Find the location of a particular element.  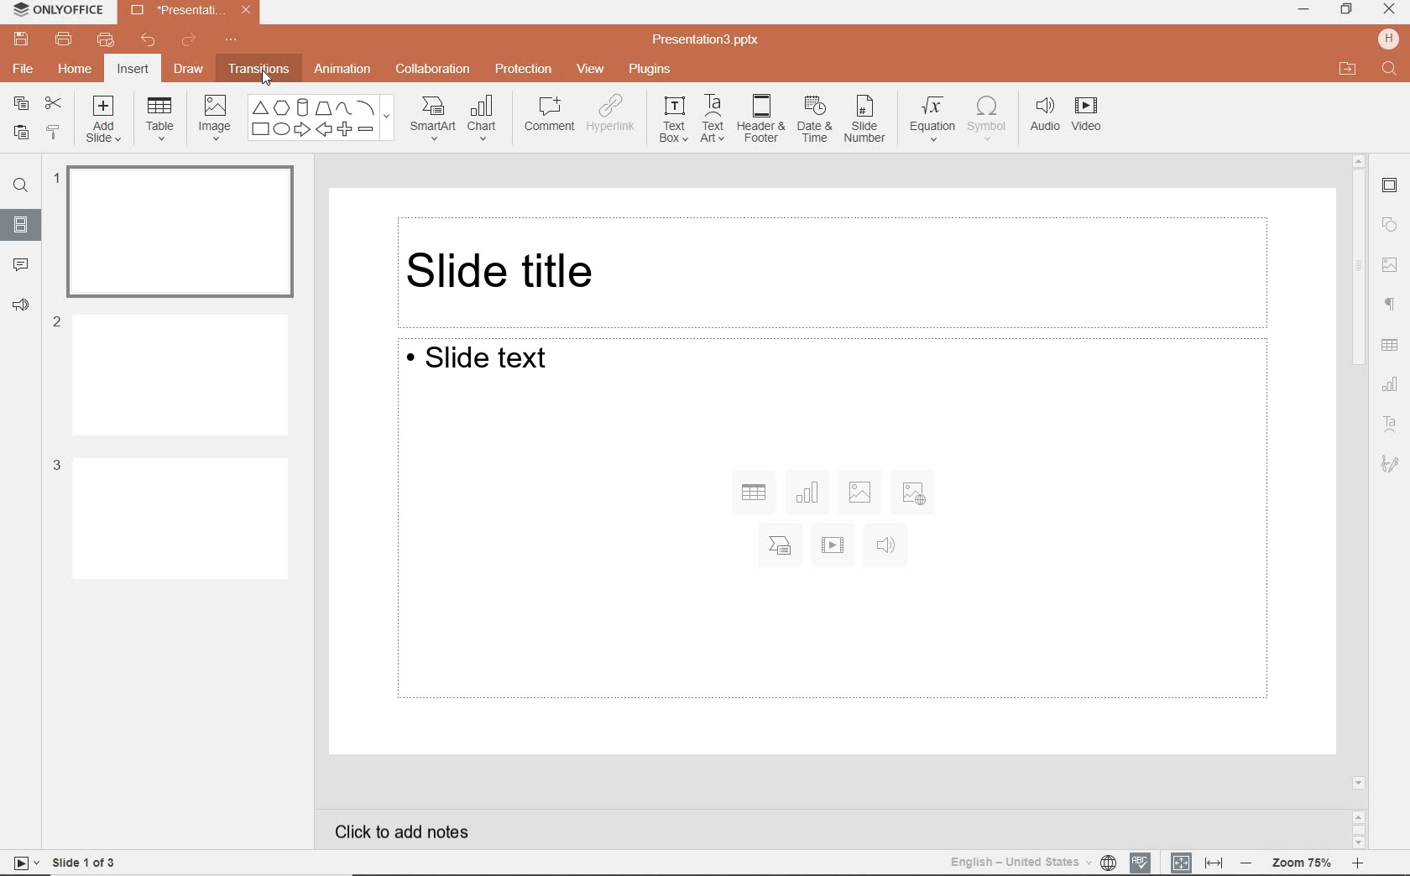

Slide Text is located at coordinates (830, 520).